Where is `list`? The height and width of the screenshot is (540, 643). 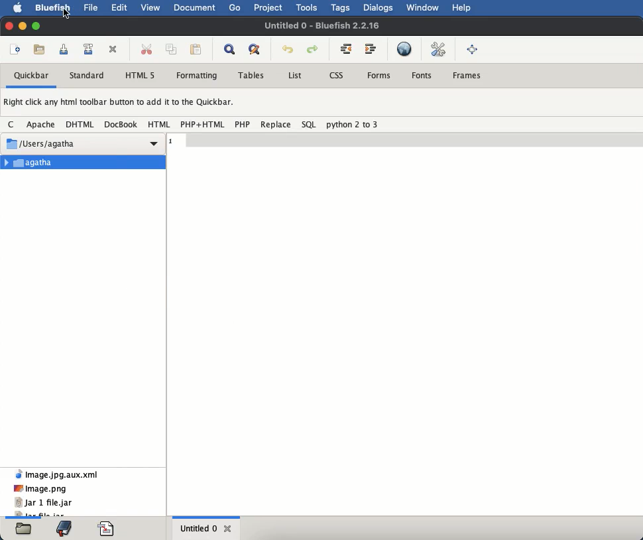 list is located at coordinates (294, 75).